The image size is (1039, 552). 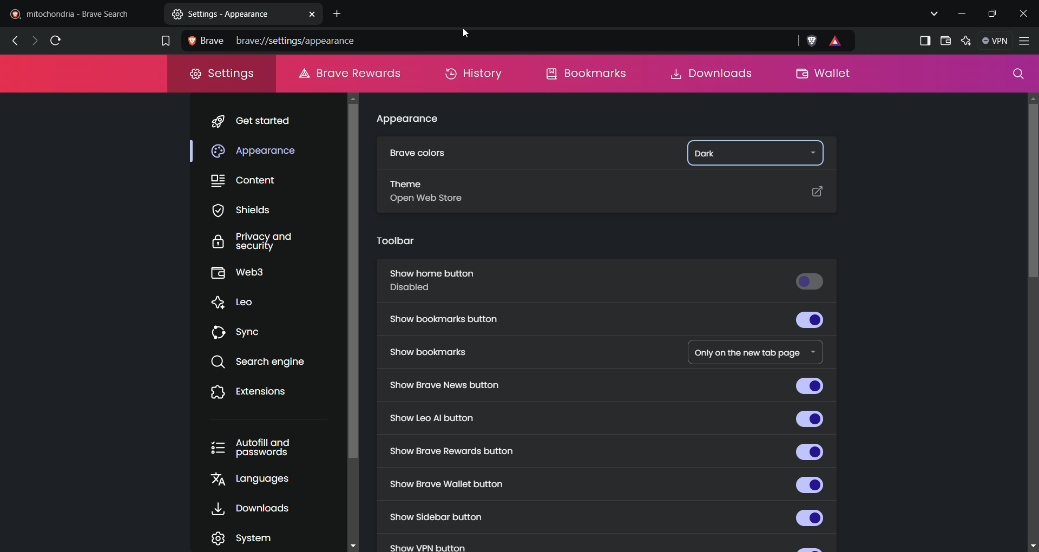 What do you see at coordinates (356, 281) in the screenshot?
I see `vertical scroll bar` at bounding box center [356, 281].